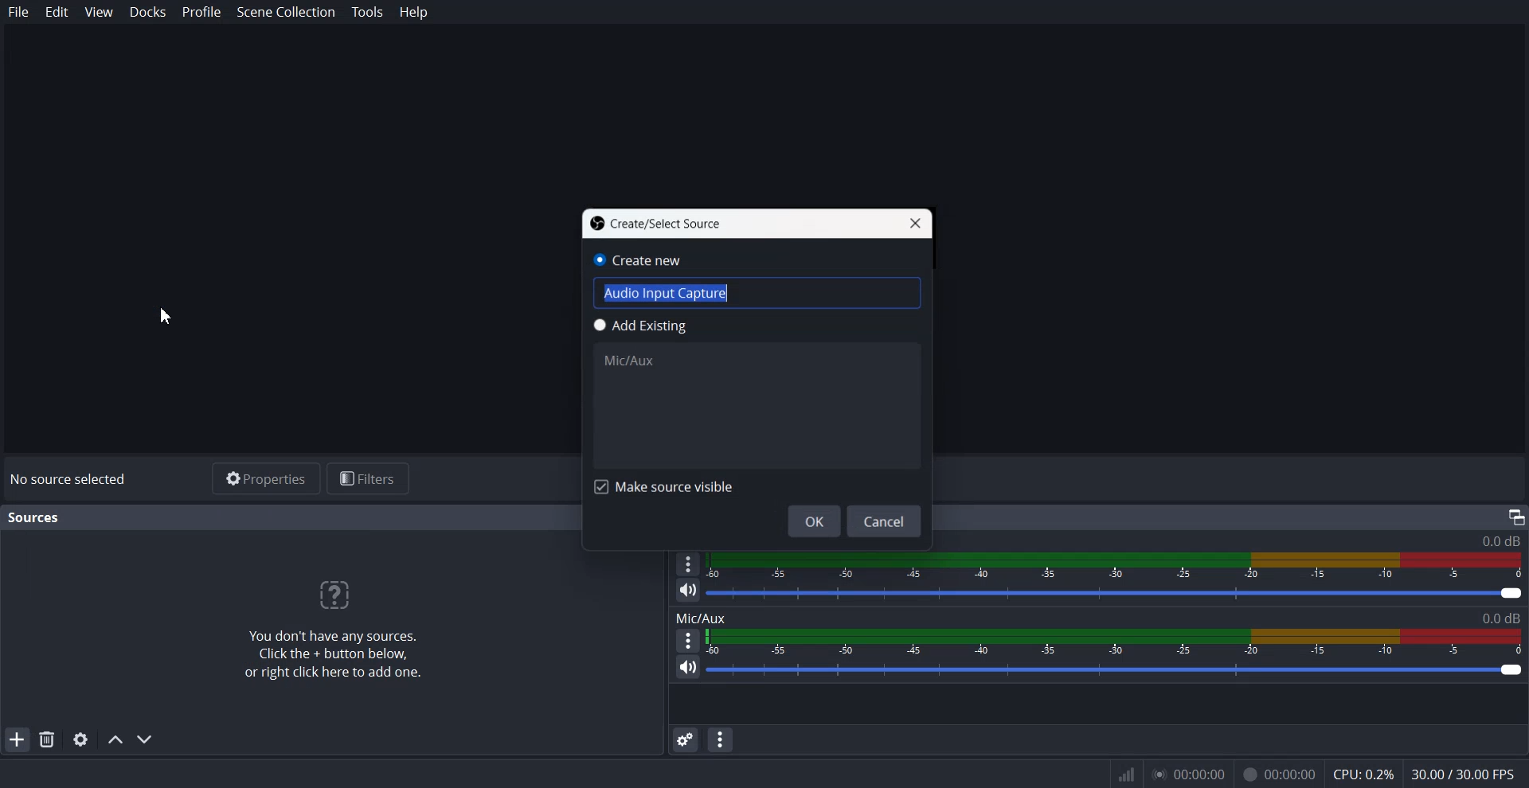 The image size is (1529, 788). What do you see at coordinates (146, 739) in the screenshot?
I see `Move Source down` at bounding box center [146, 739].